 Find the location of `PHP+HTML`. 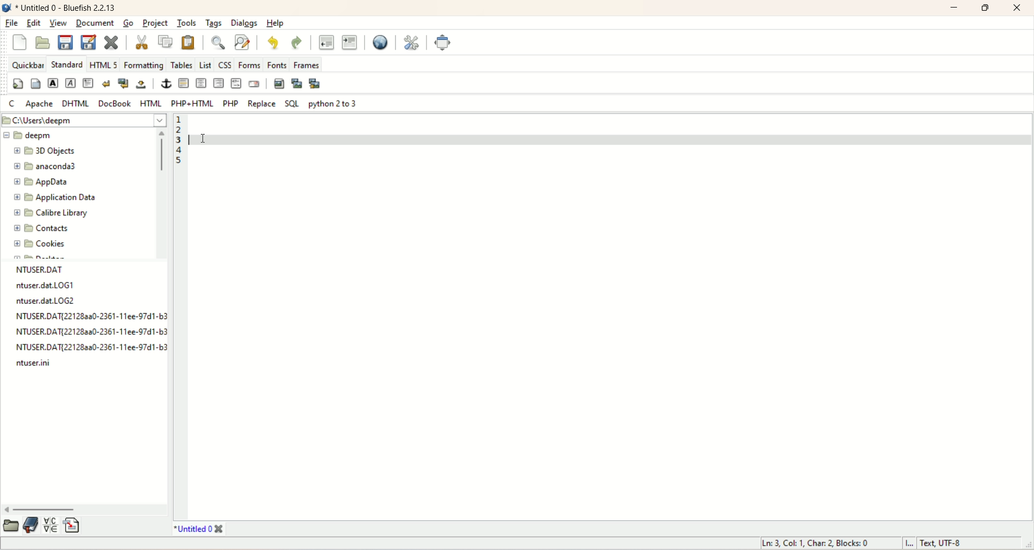

PHP+HTML is located at coordinates (194, 103).